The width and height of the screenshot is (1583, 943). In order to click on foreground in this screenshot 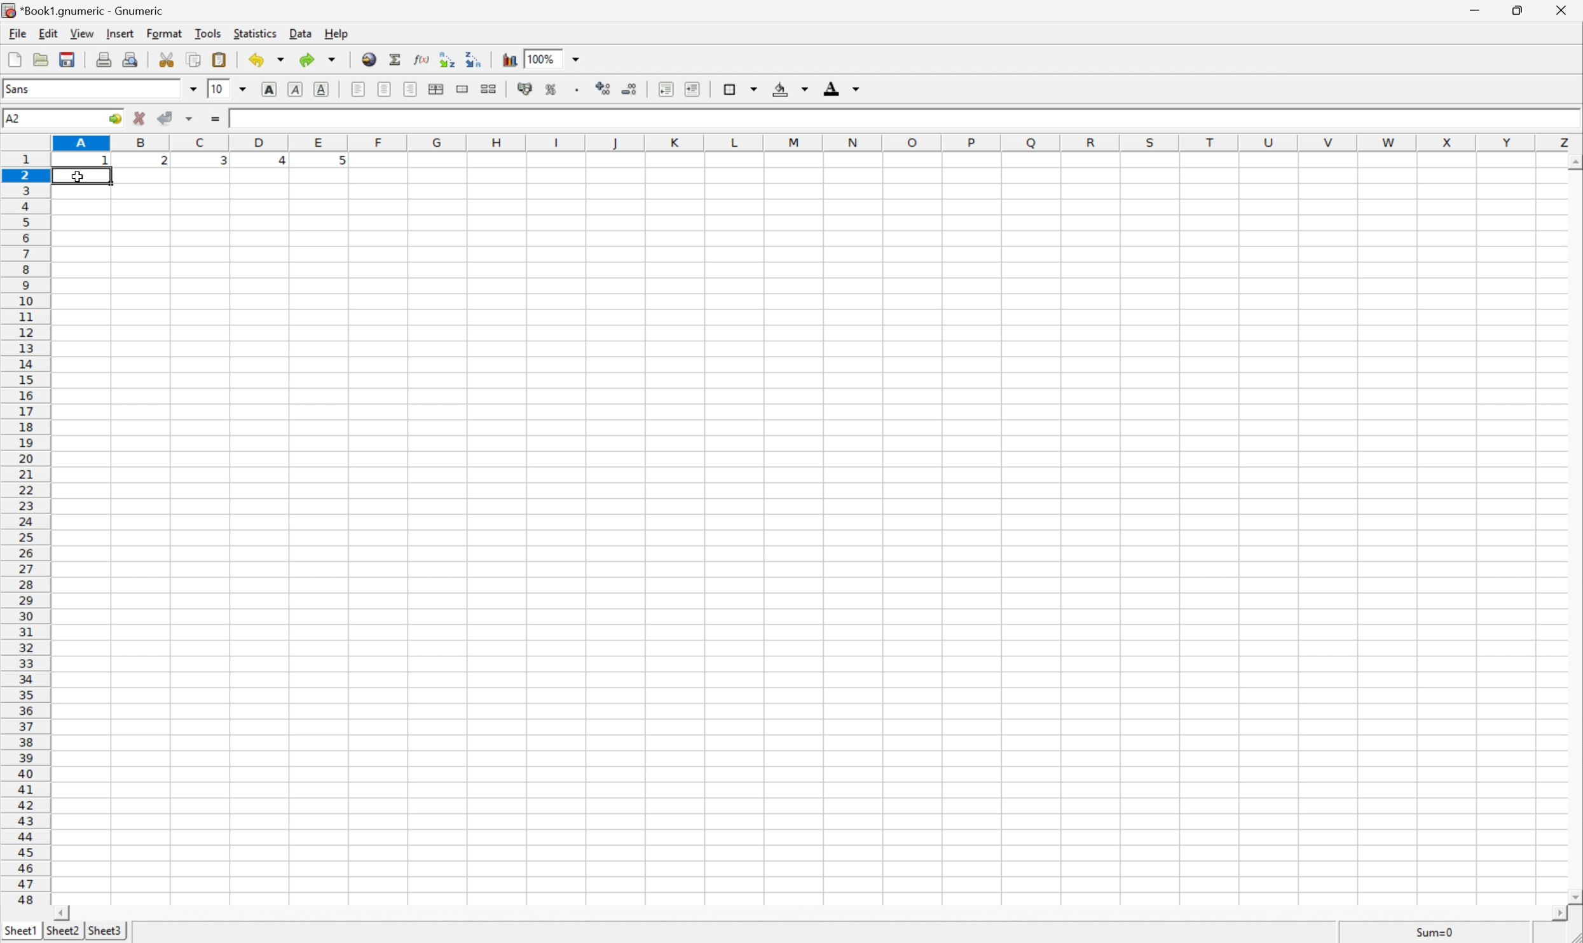, I will do `click(844, 90)`.